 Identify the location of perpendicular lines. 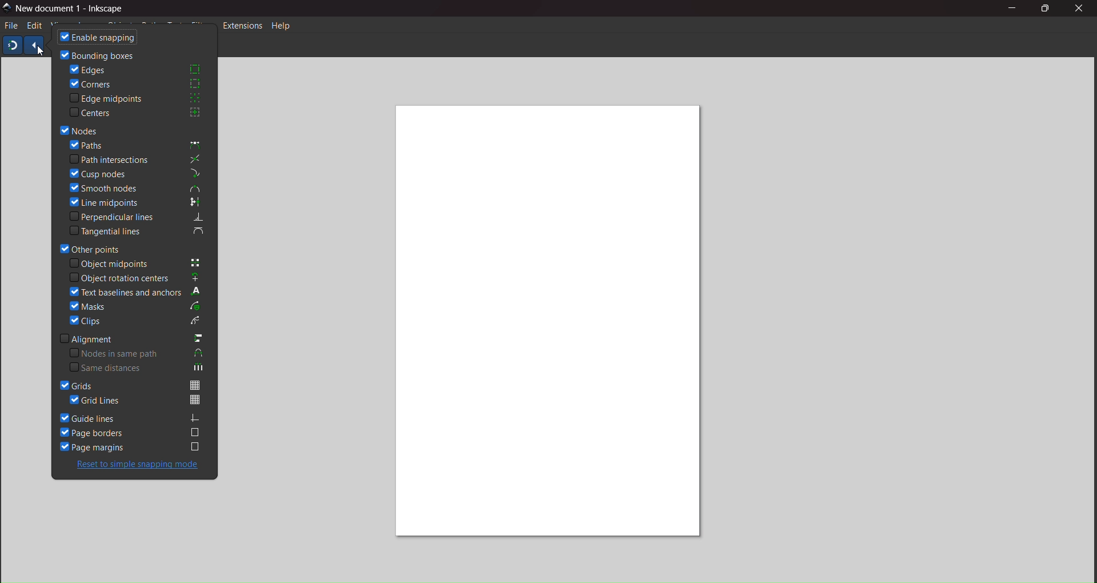
(140, 216).